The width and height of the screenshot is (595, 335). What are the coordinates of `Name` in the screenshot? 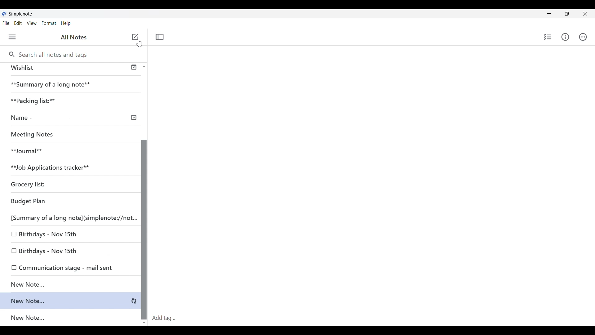 It's located at (73, 117).